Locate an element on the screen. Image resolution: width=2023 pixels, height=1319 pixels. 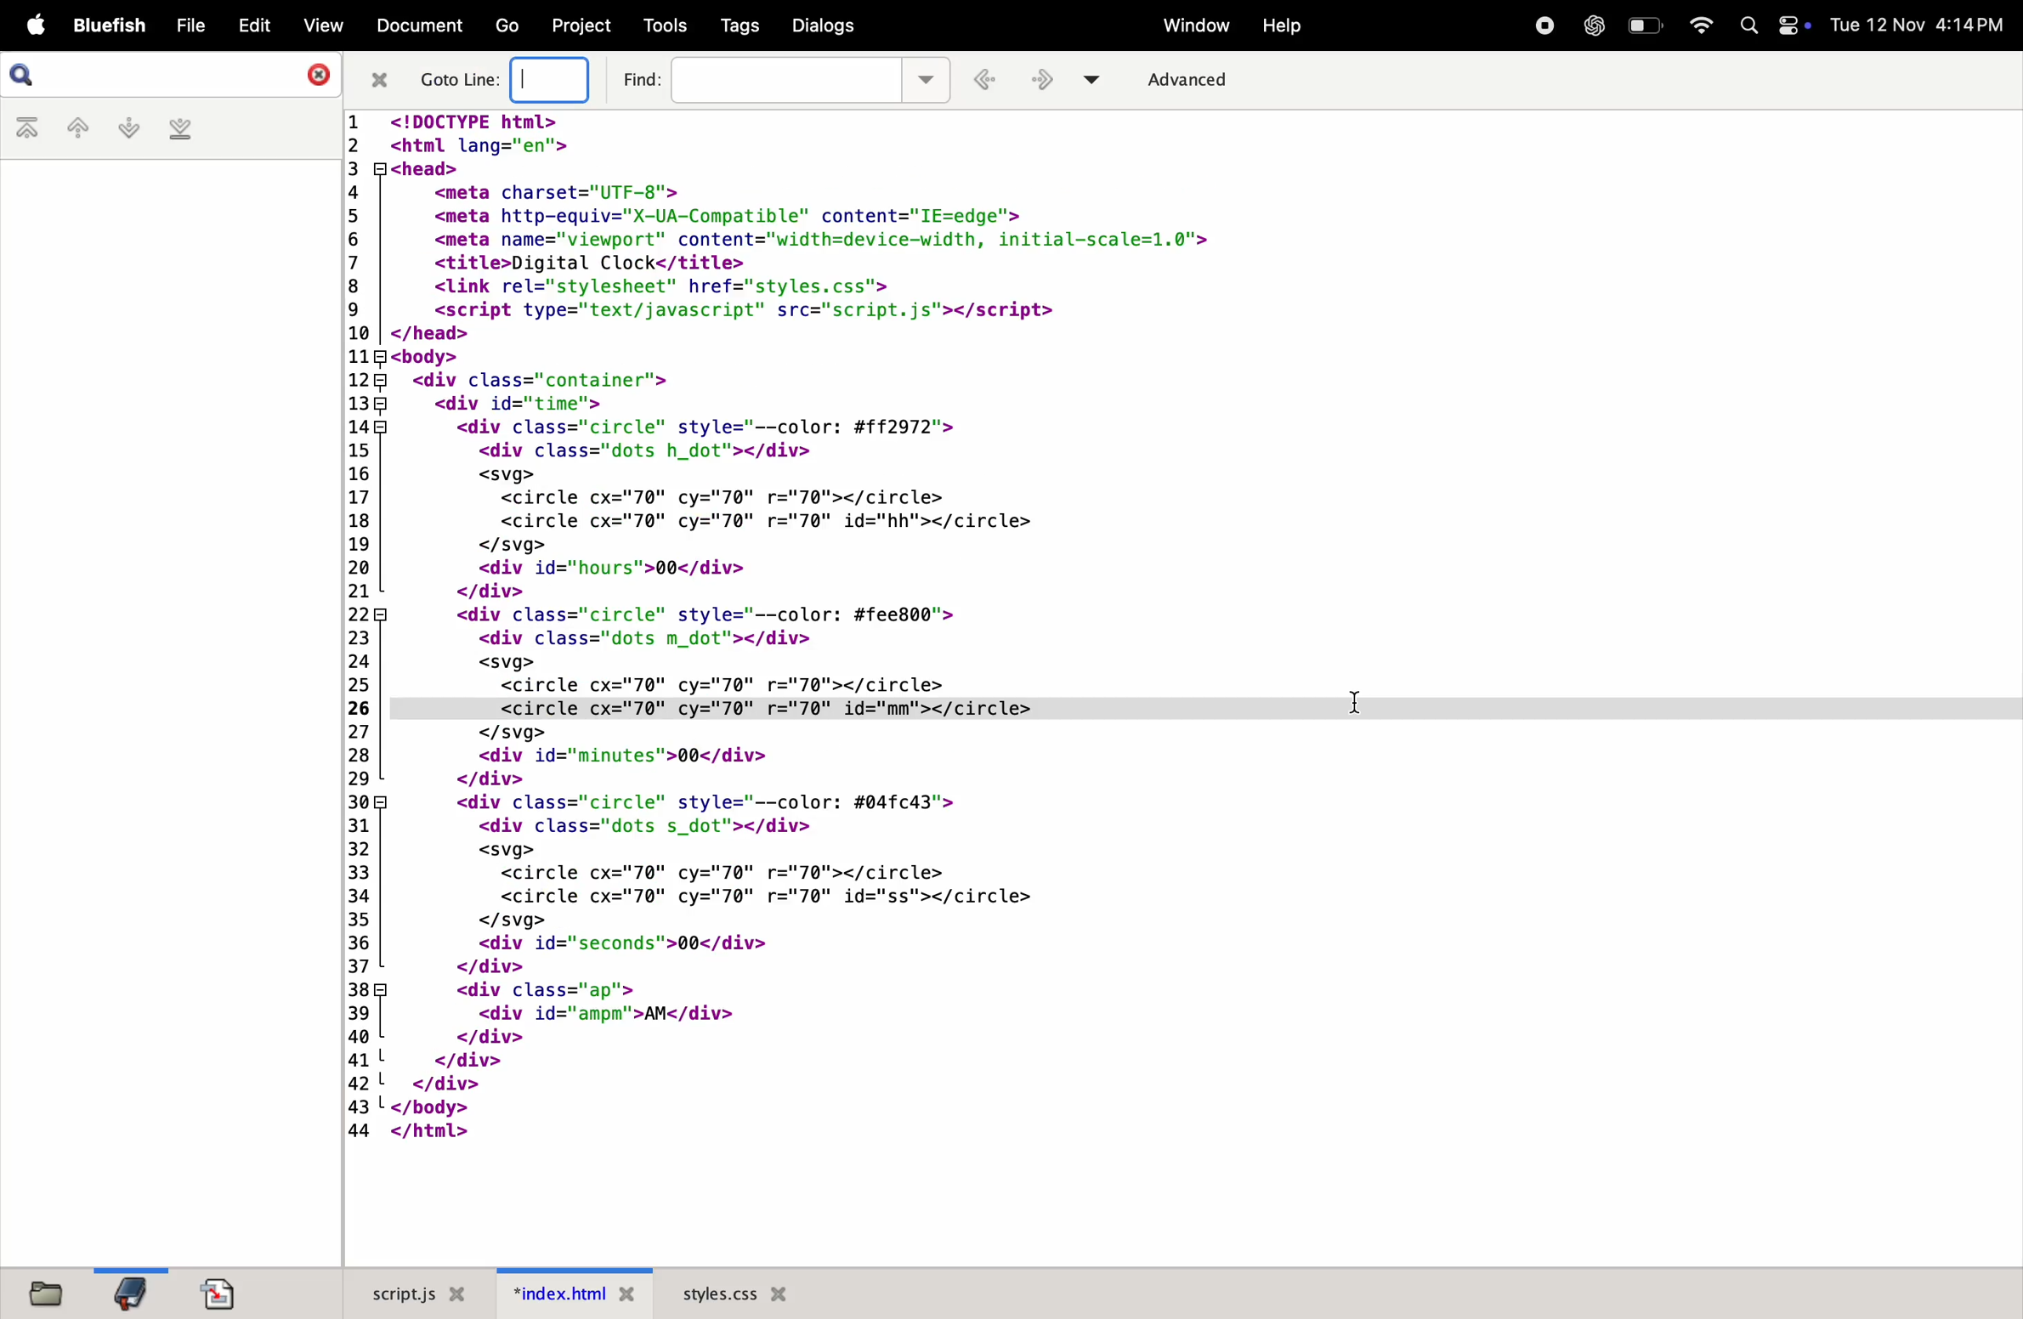
last bookmark is located at coordinates (178, 130).